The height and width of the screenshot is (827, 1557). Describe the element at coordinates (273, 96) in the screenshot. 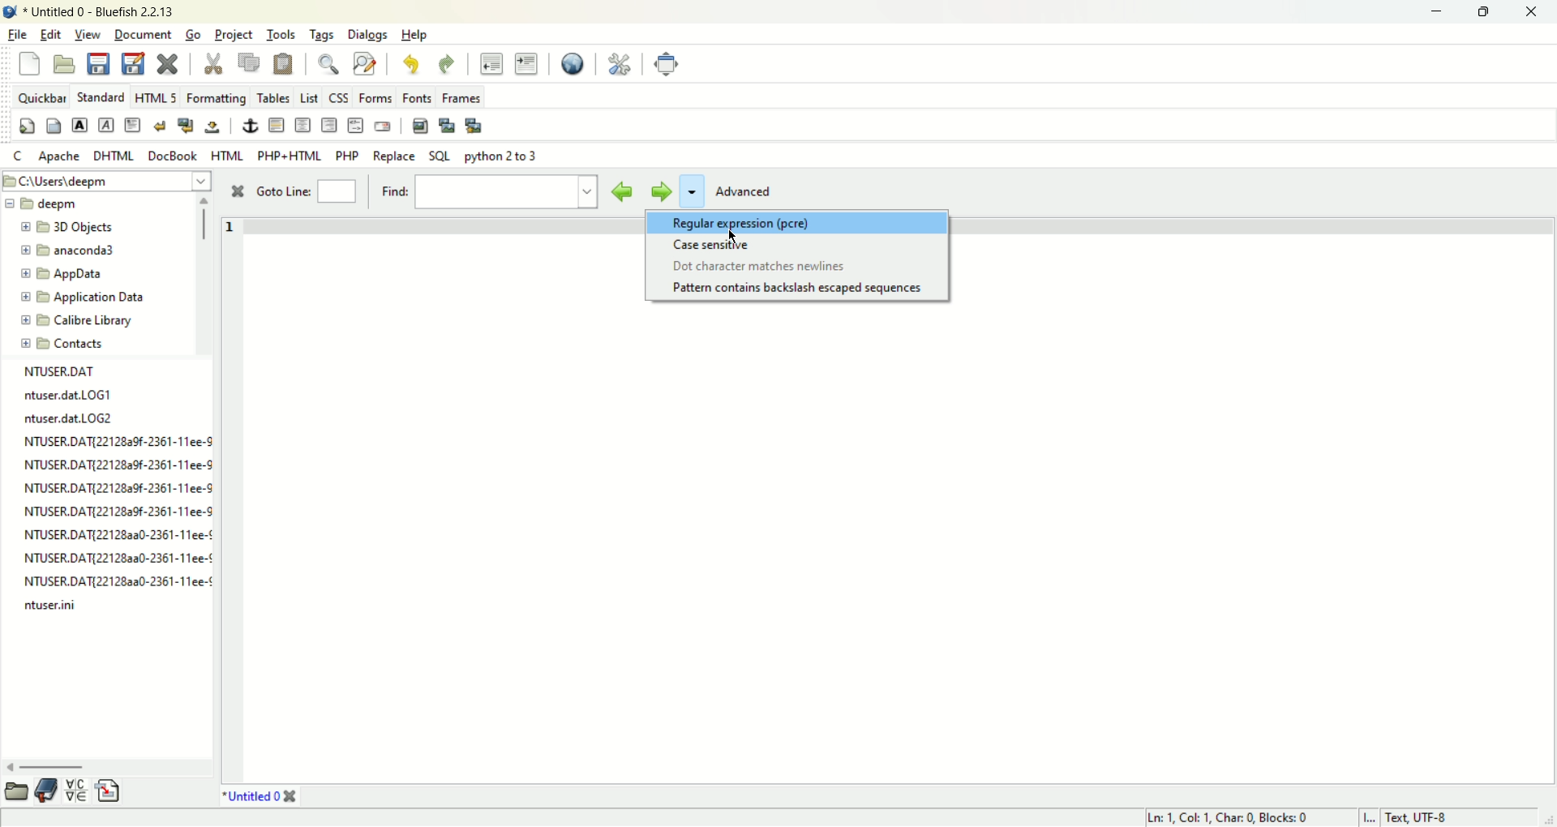

I see `tables` at that location.